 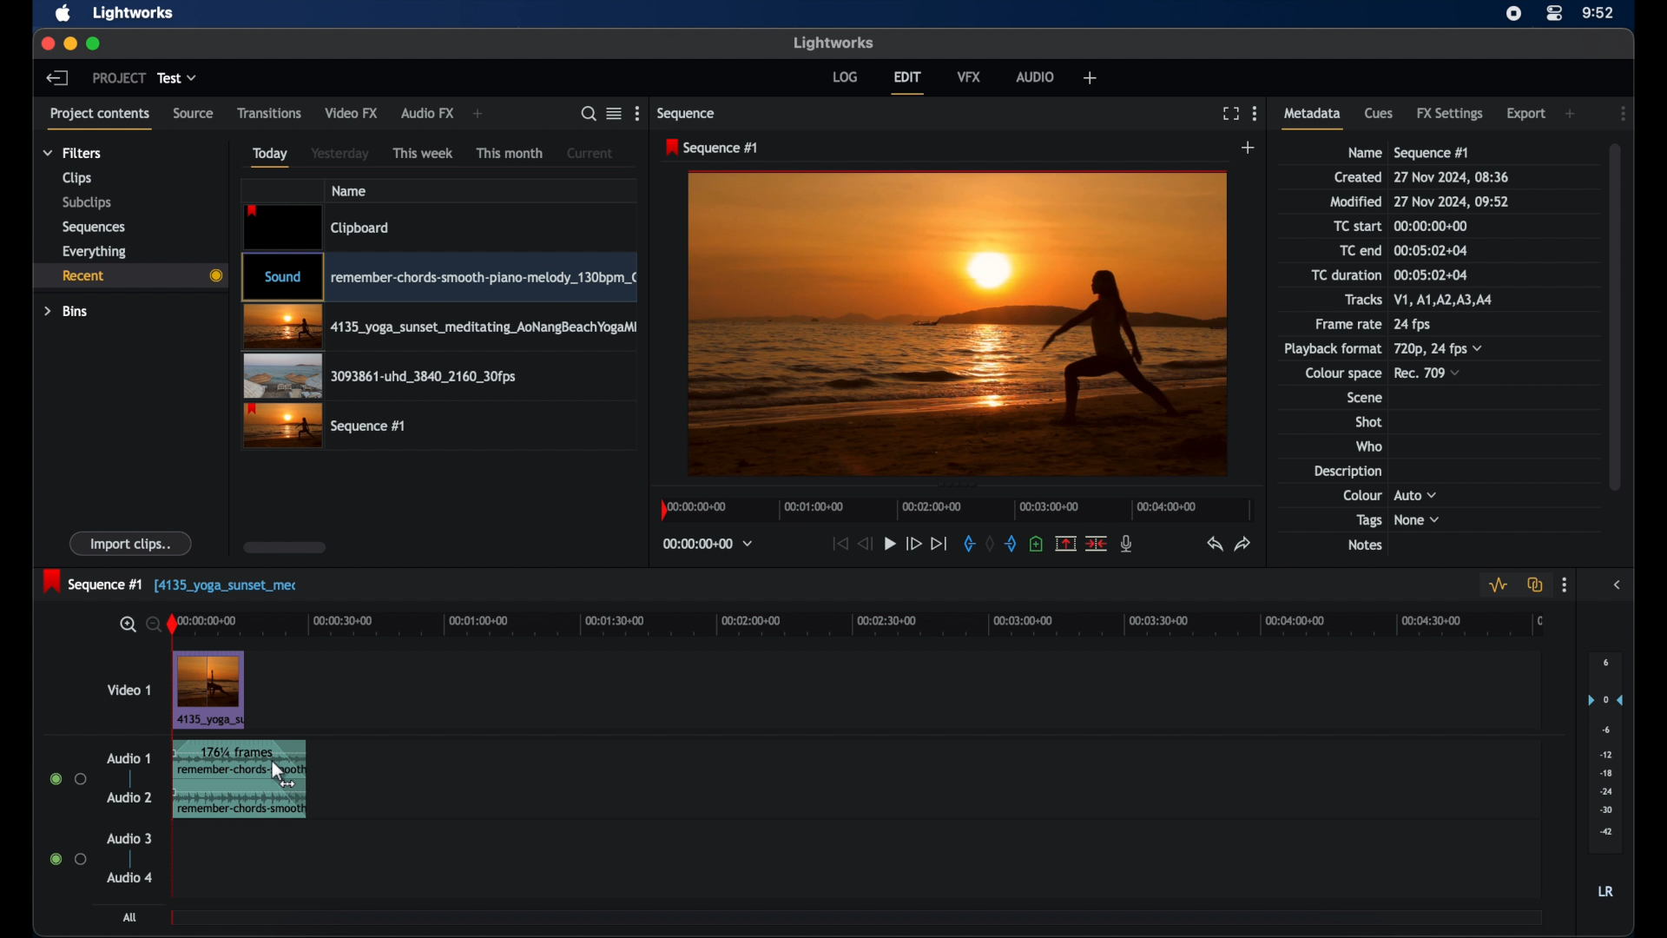 I want to click on tracks, so click(x=1449, y=300).